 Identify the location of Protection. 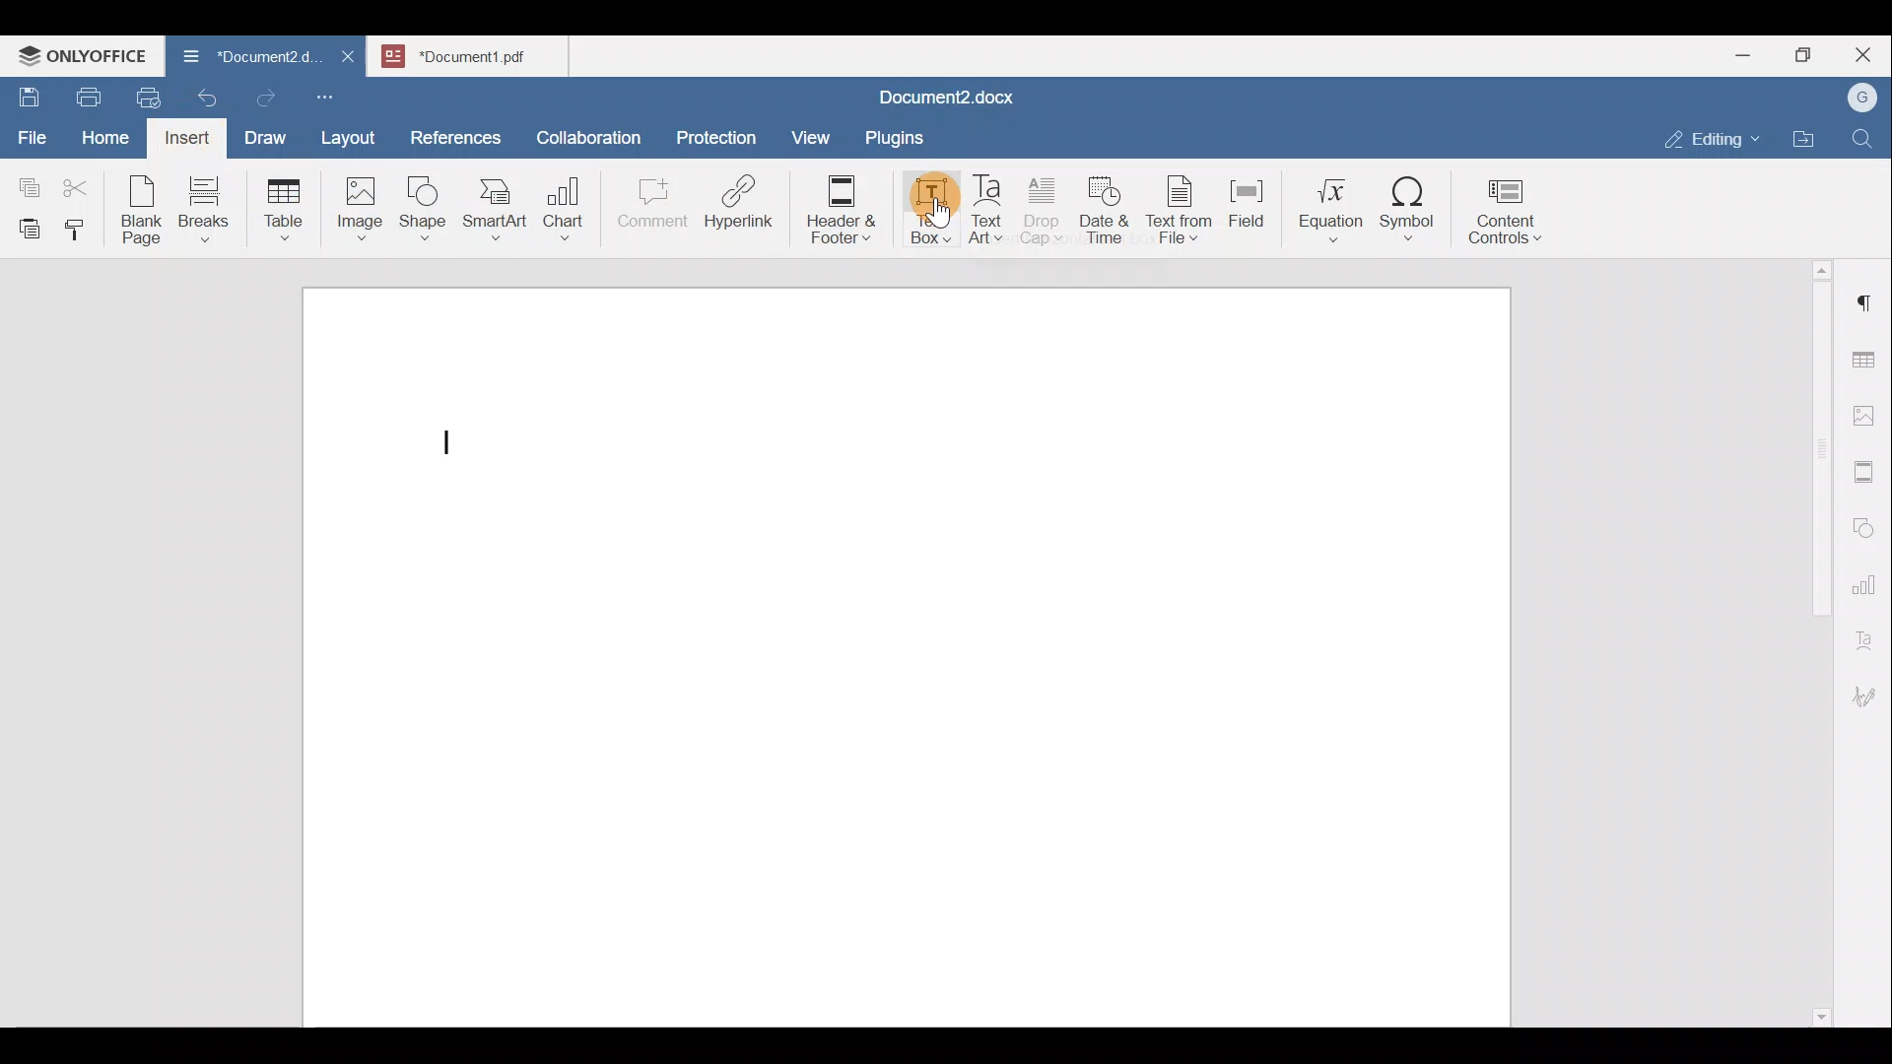
(716, 135).